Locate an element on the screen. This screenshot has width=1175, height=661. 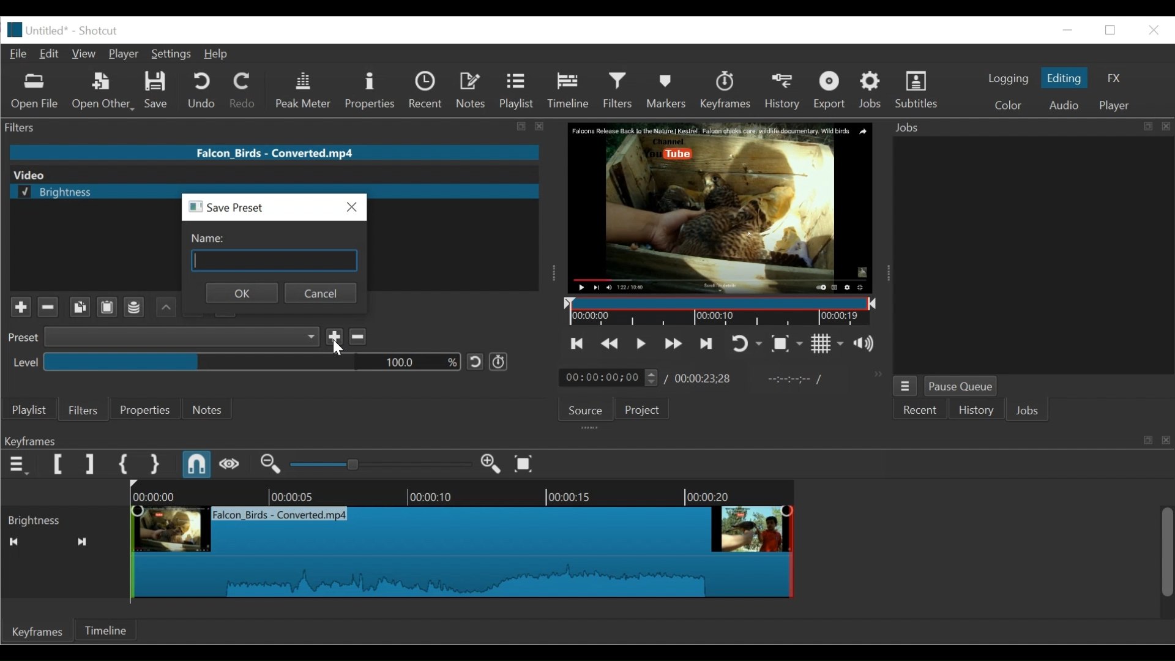
selected brightness is located at coordinates (86, 192).